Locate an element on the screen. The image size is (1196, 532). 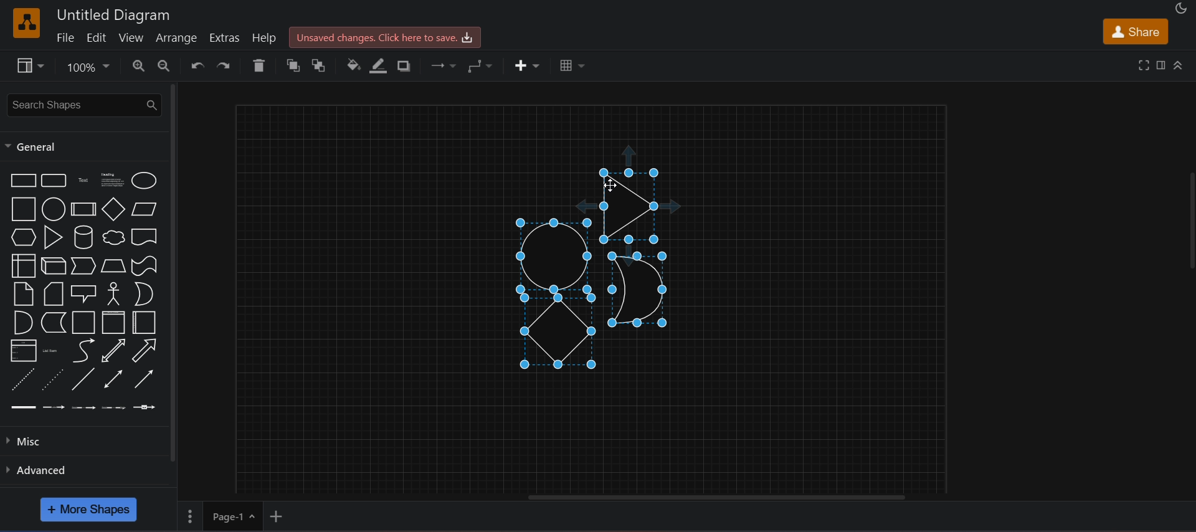
add new page is located at coordinates (285, 515).